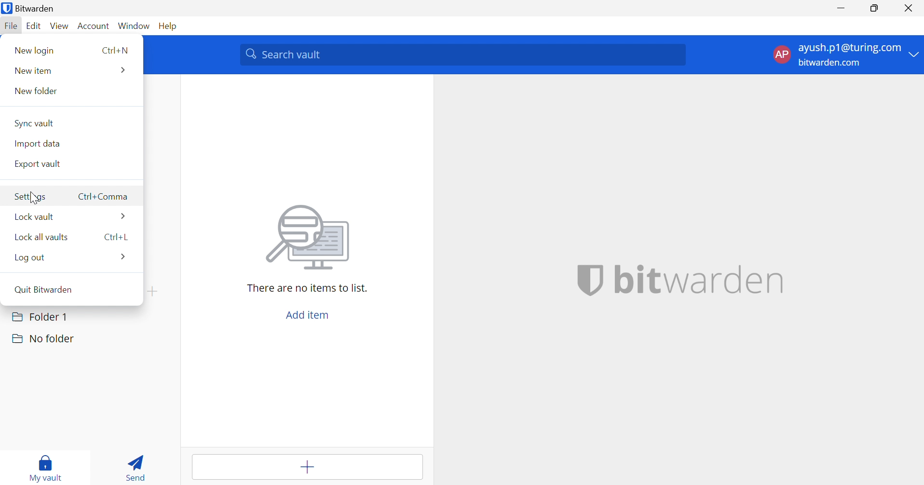 Image resolution: width=924 pixels, height=485 pixels. What do you see at coordinates (35, 199) in the screenshot?
I see `cursor` at bounding box center [35, 199].